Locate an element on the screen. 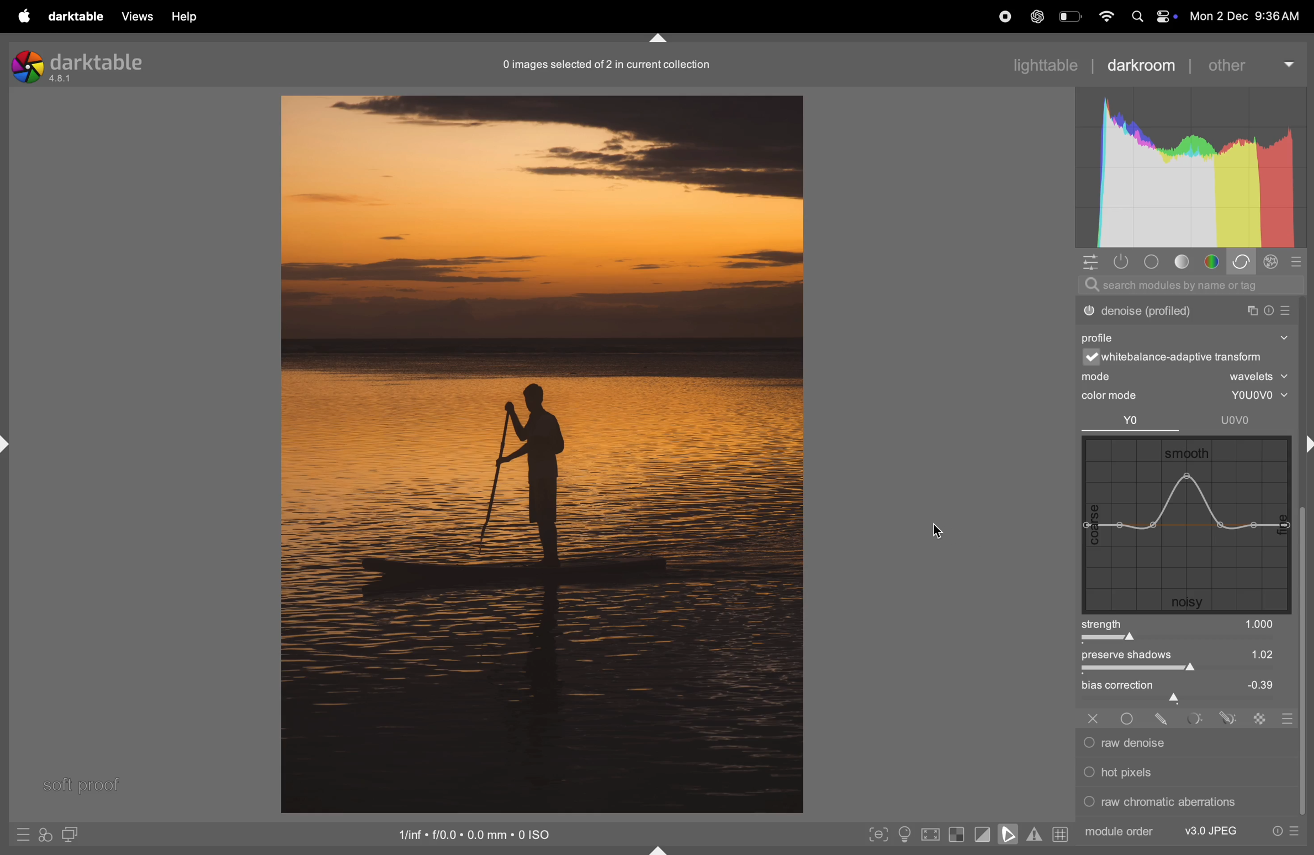 The image size is (1314, 855). histogram is located at coordinates (1190, 168).